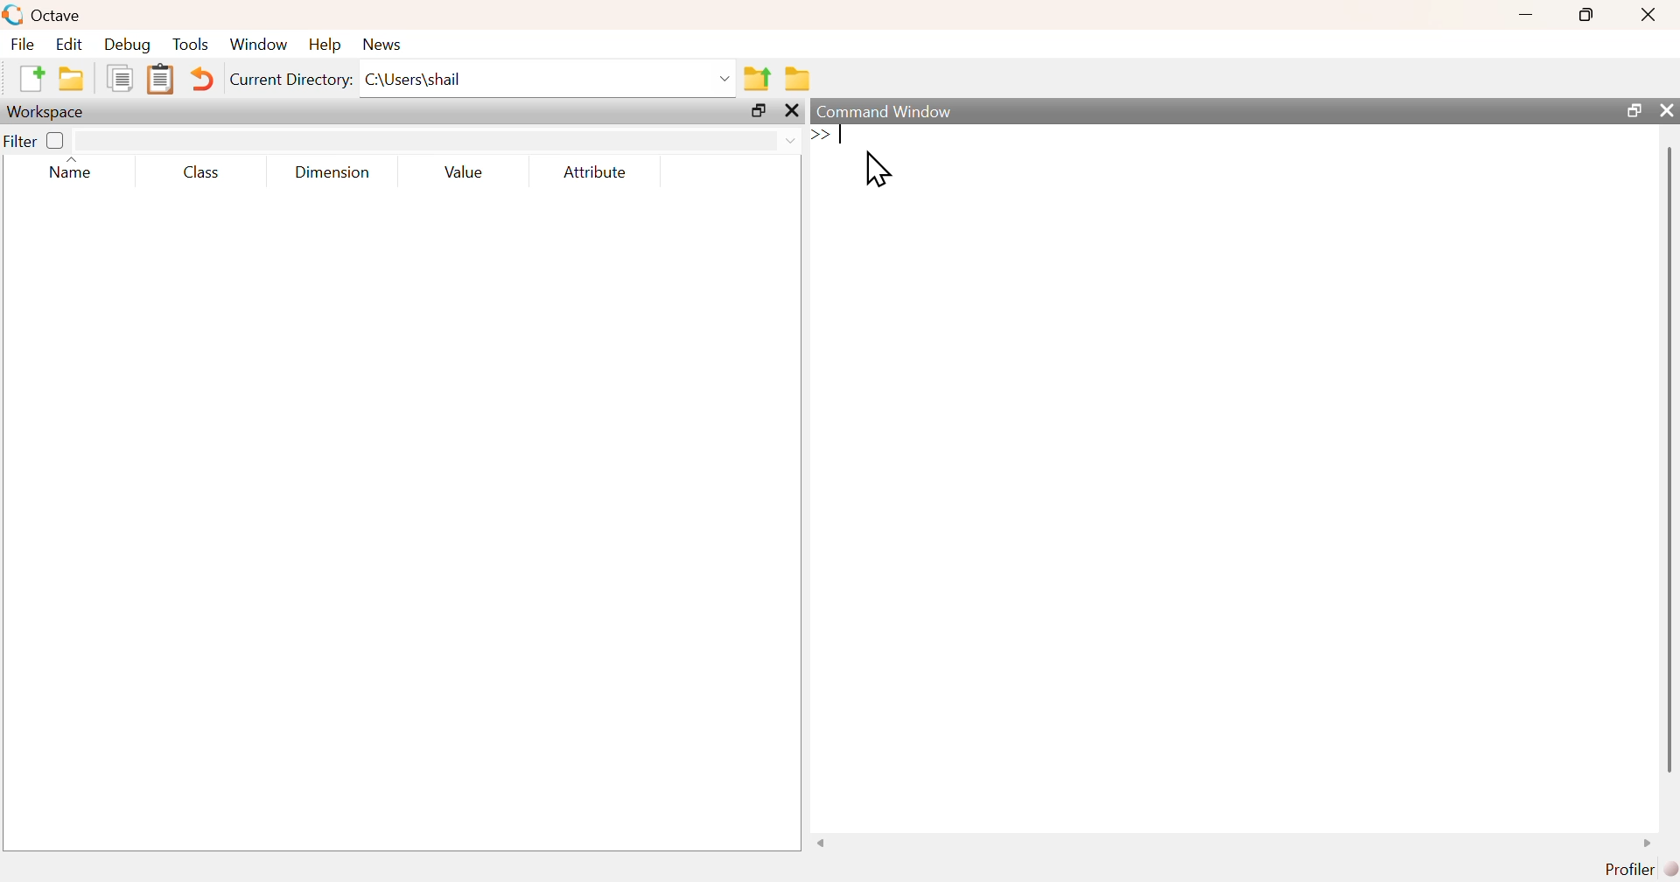  Describe the element at coordinates (1526, 15) in the screenshot. I see `minimize` at that location.